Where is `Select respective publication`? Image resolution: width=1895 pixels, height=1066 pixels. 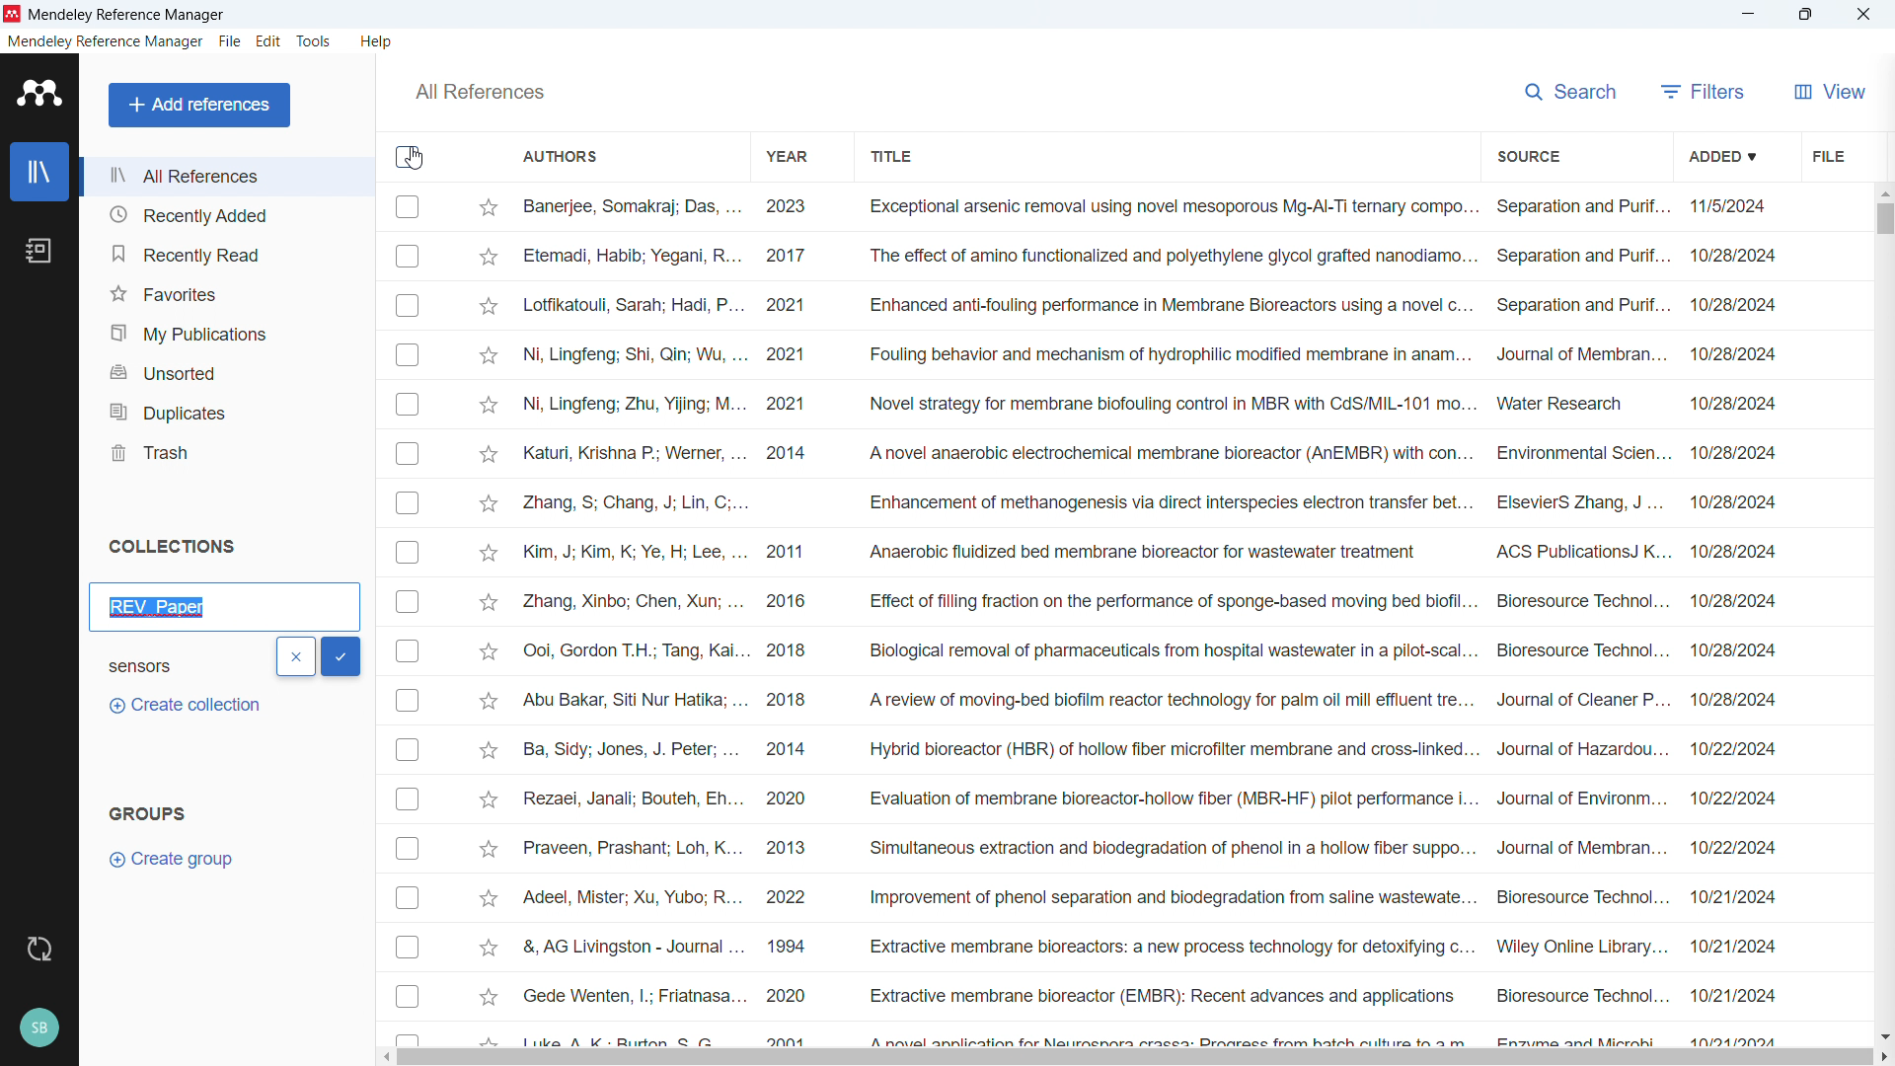
Select respective publication is located at coordinates (408, 502).